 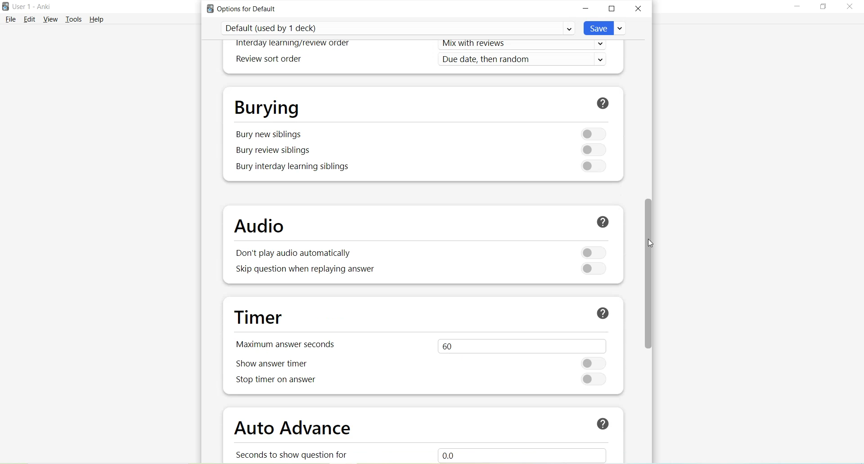 What do you see at coordinates (290, 344) in the screenshot?
I see `Maximum answer seconds` at bounding box center [290, 344].